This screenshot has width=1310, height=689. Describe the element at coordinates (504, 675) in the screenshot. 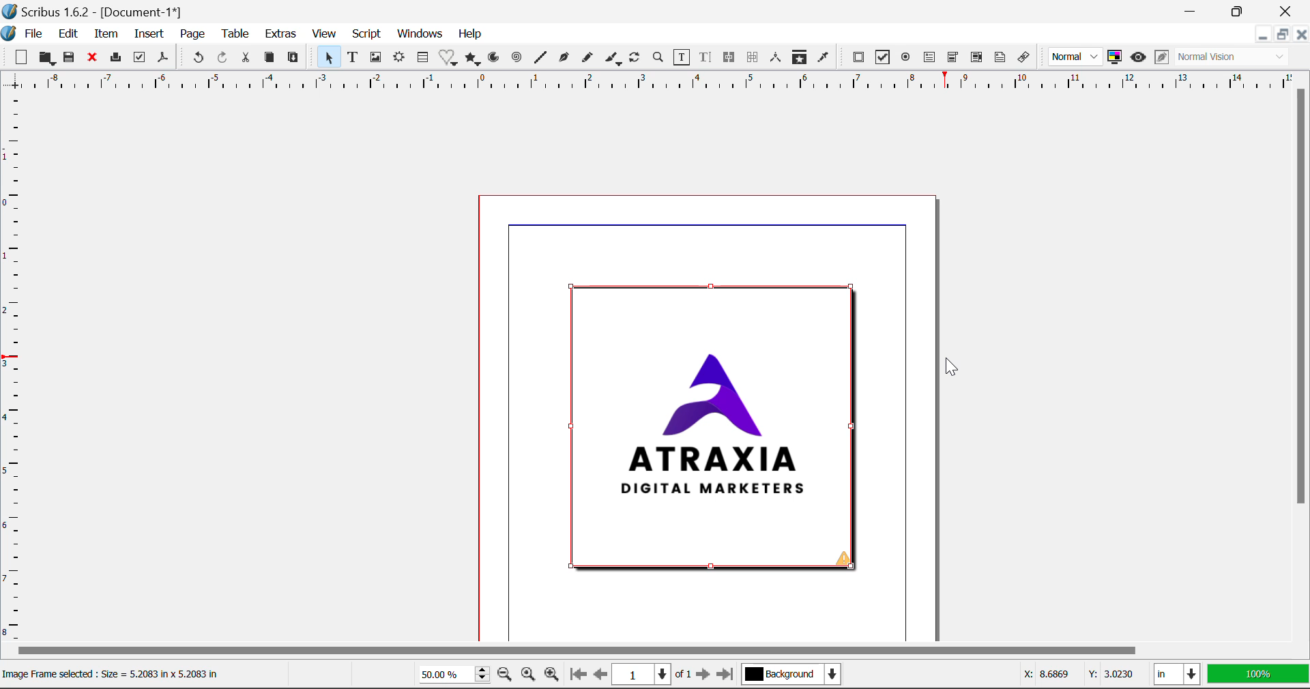

I see `Zoom out` at that location.